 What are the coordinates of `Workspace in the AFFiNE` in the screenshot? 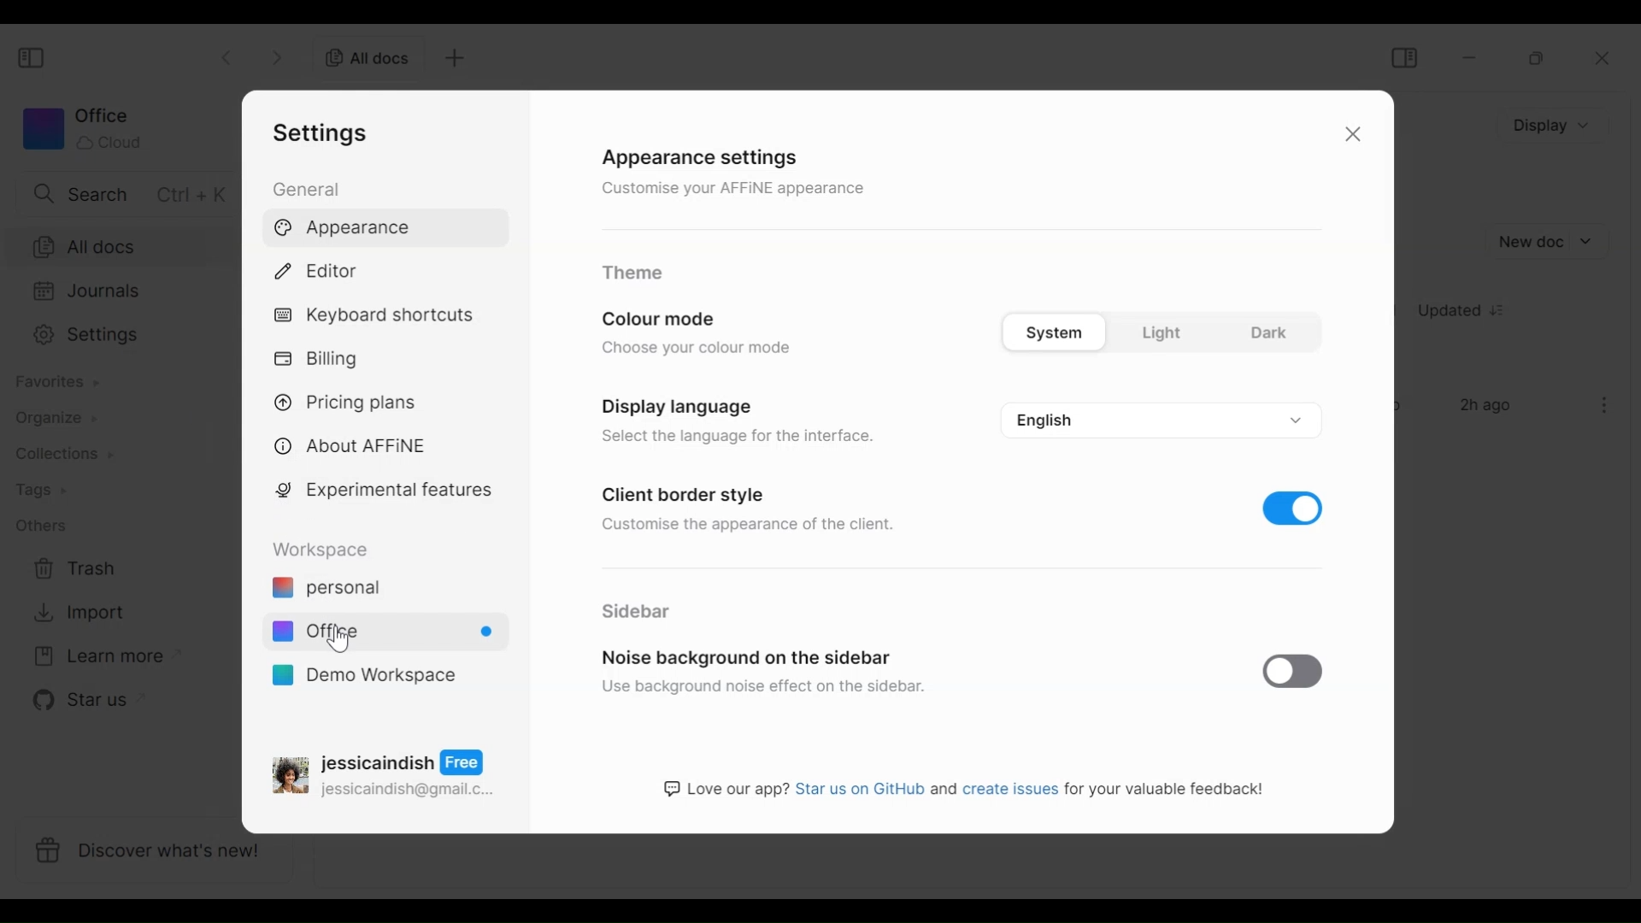 It's located at (382, 634).